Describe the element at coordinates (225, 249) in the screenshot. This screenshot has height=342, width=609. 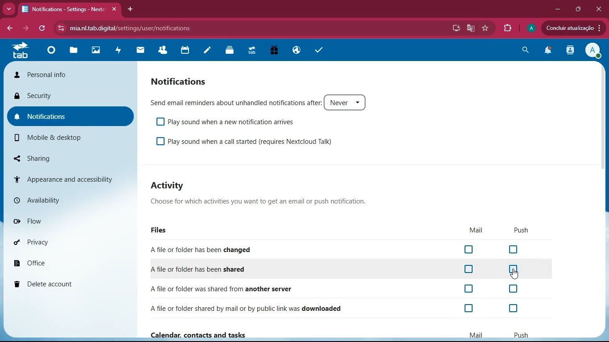
I see `changed` at that location.